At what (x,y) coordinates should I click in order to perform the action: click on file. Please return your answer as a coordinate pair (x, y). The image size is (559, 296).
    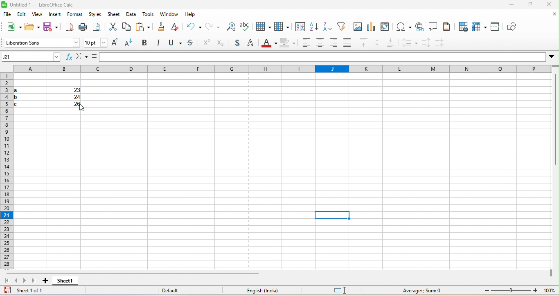
    Looking at the image, I should click on (9, 15).